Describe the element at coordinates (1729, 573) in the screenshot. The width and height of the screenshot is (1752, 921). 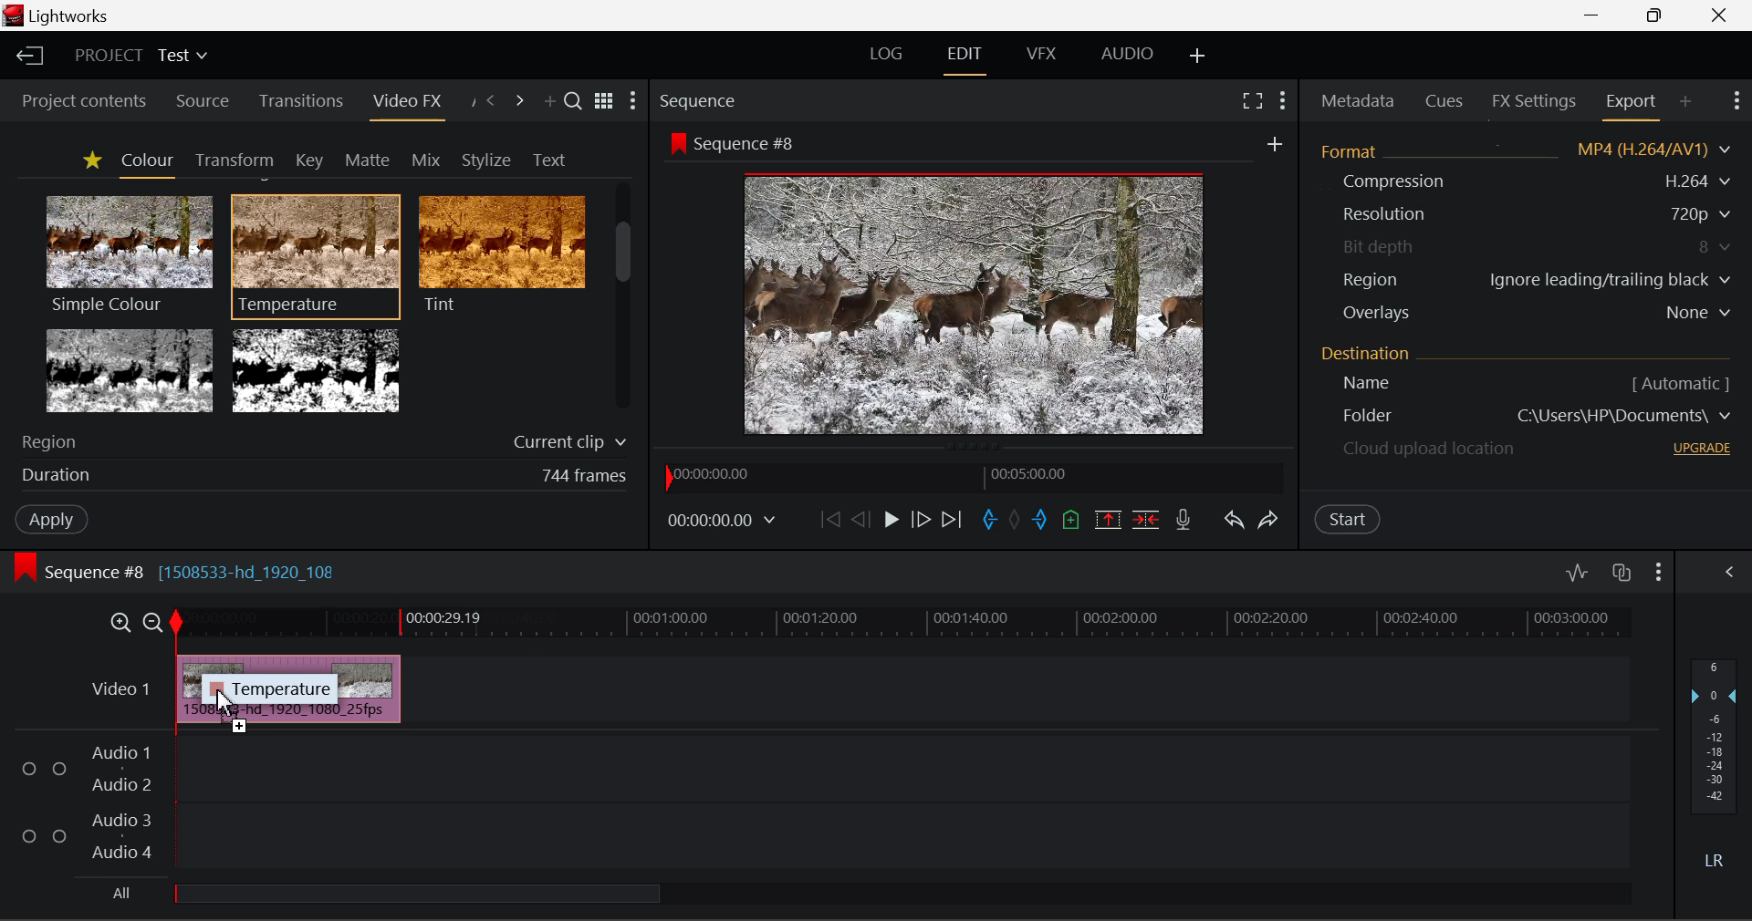
I see `Show Settings` at that location.